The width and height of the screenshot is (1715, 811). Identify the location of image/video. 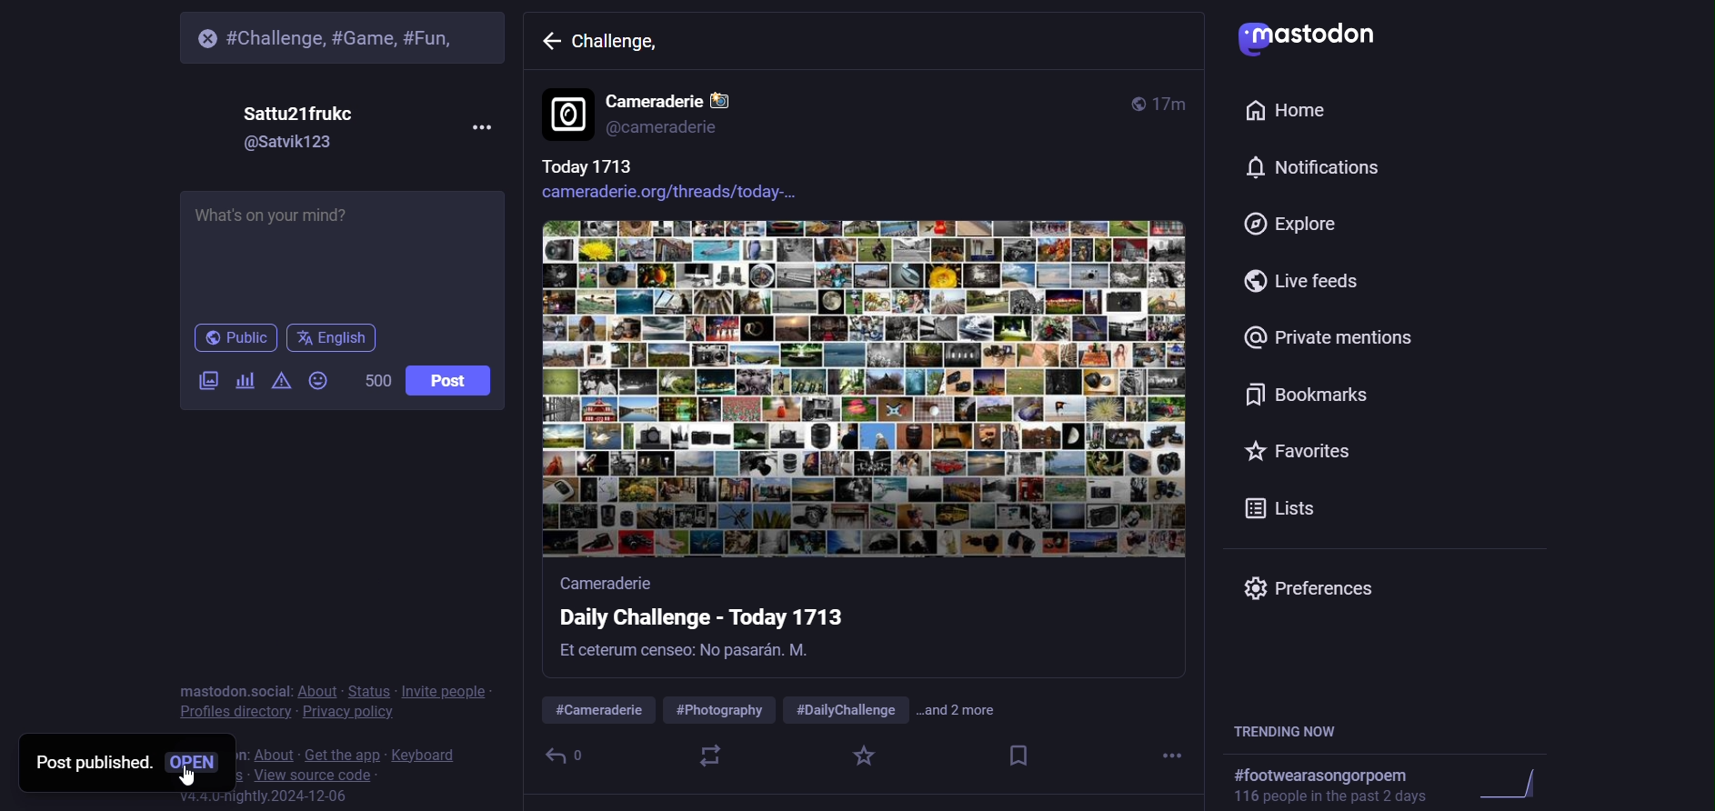
(199, 382).